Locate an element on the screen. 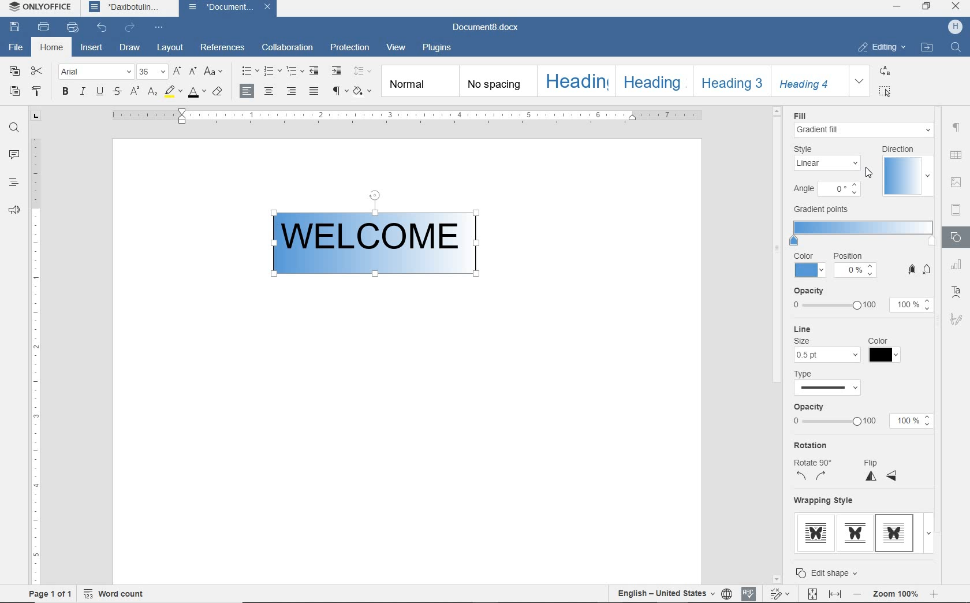 This screenshot has height=603, width=970. Scroll bar is located at coordinates (777, 250).